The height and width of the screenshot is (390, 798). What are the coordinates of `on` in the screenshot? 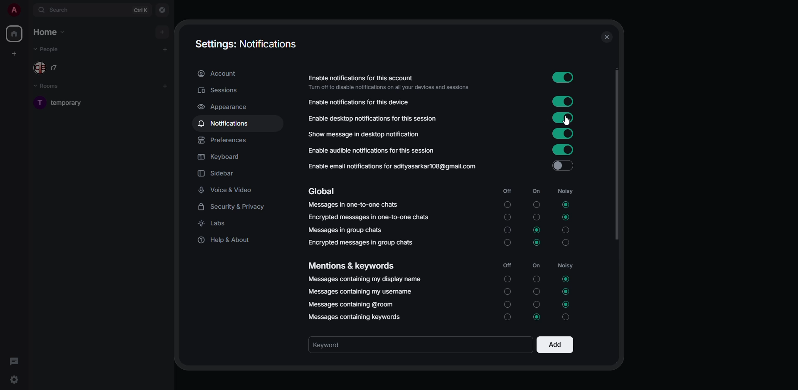 It's located at (535, 191).